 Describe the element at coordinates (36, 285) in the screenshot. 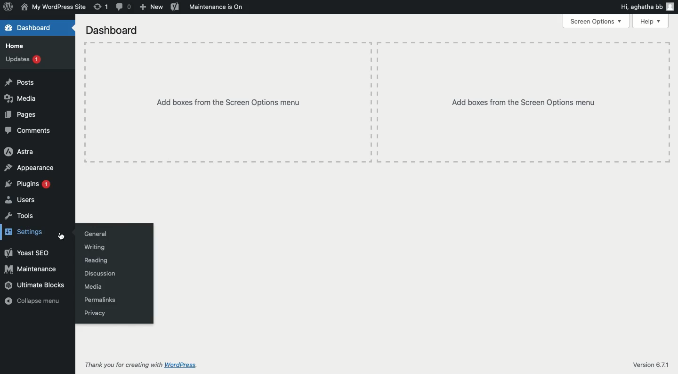

I see `Ultimate blocks` at that location.